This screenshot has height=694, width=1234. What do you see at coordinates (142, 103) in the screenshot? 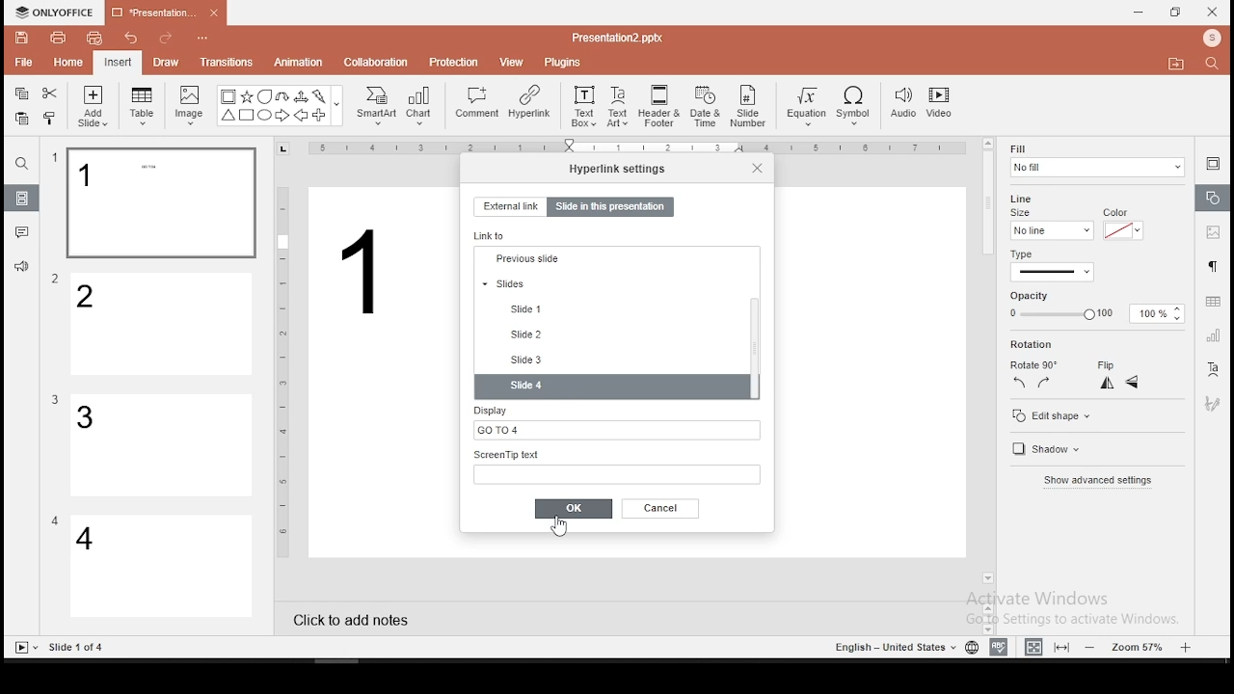
I see `table` at bounding box center [142, 103].